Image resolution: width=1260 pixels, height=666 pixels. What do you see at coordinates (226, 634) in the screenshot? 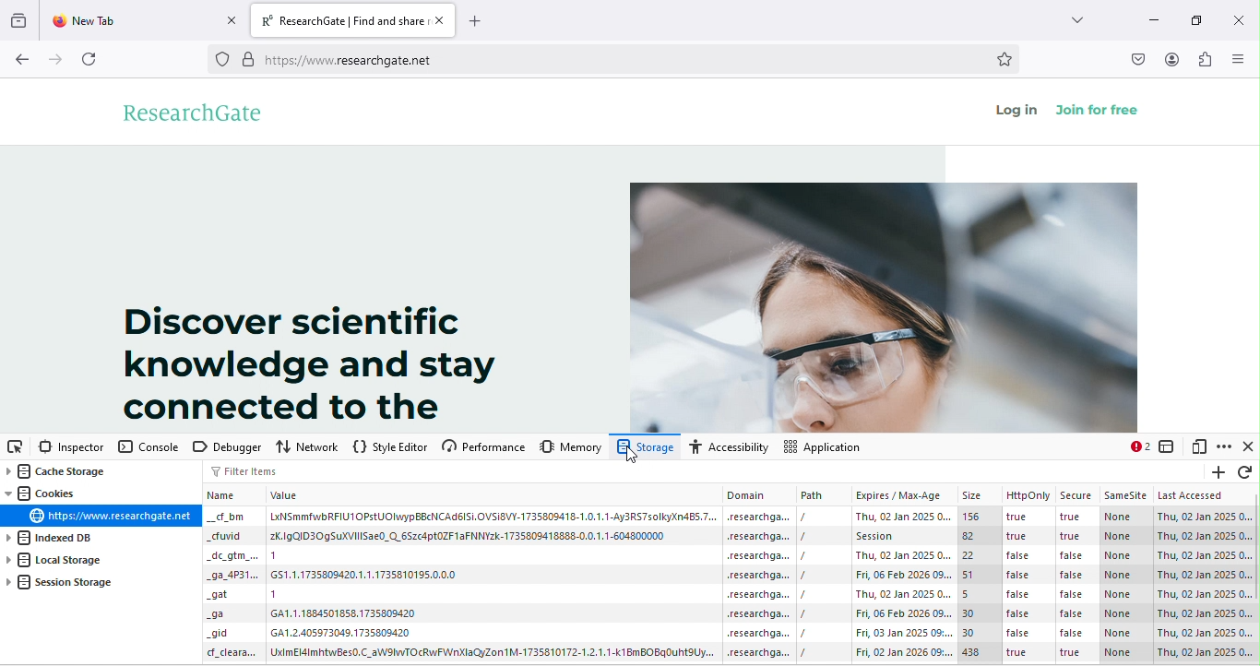
I see `` at bounding box center [226, 634].